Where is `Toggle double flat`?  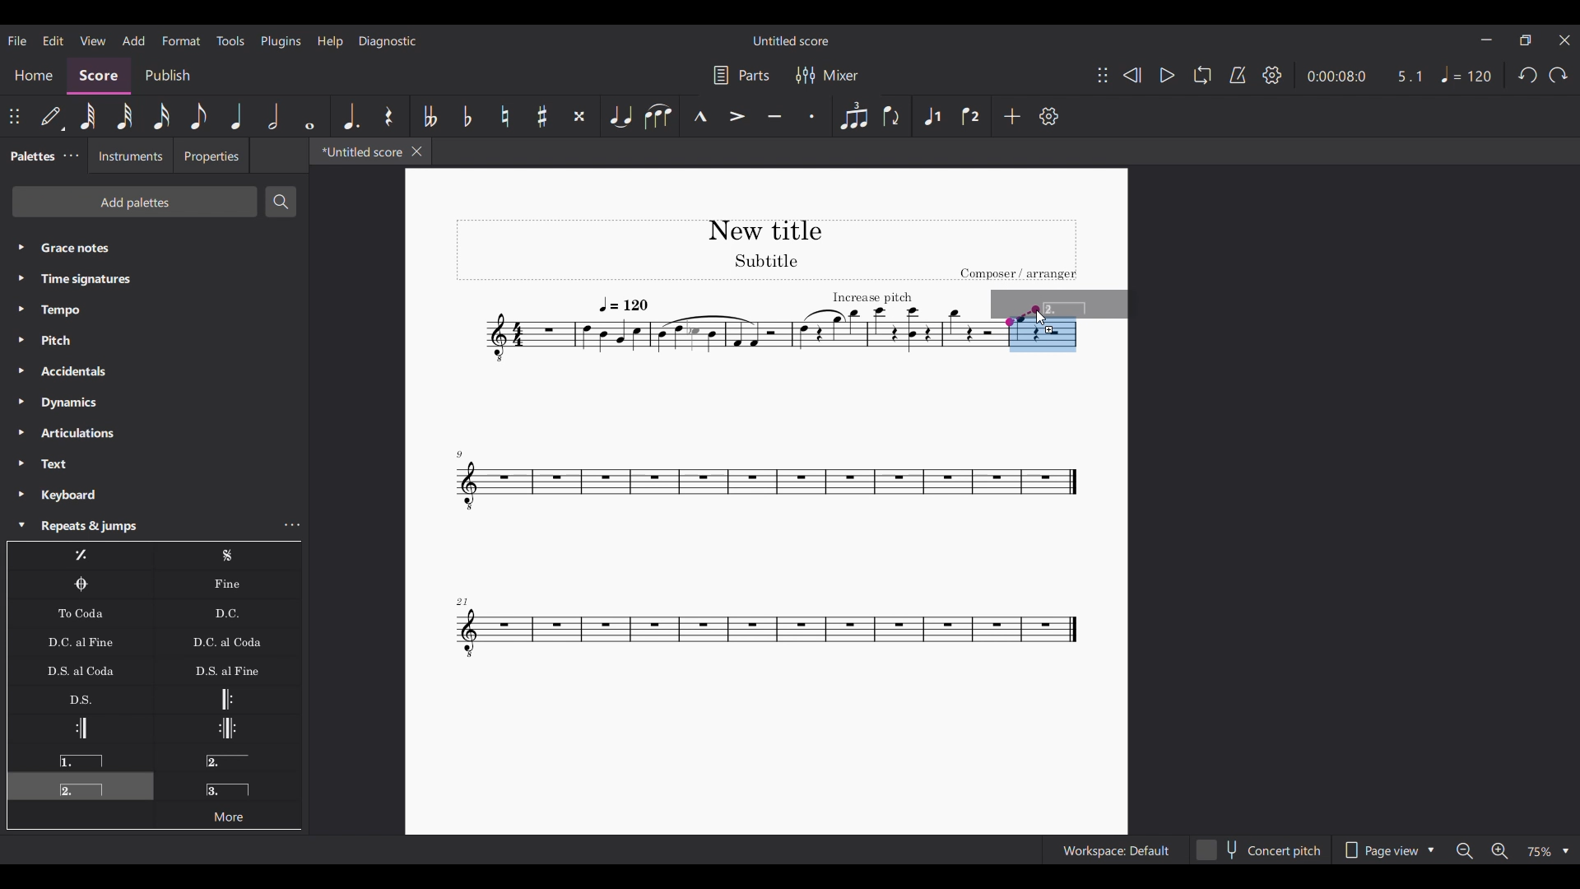 Toggle double flat is located at coordinates (428, 116).